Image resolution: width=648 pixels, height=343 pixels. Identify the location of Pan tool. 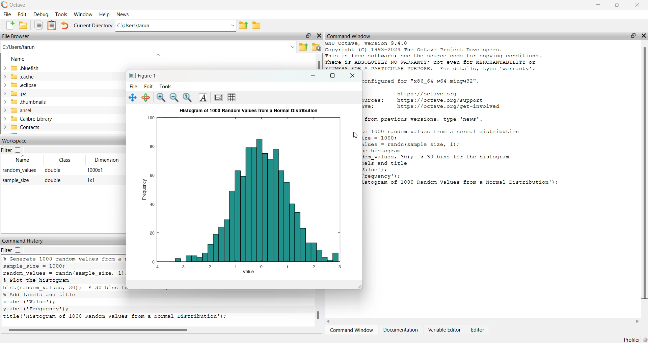
(133, 98).